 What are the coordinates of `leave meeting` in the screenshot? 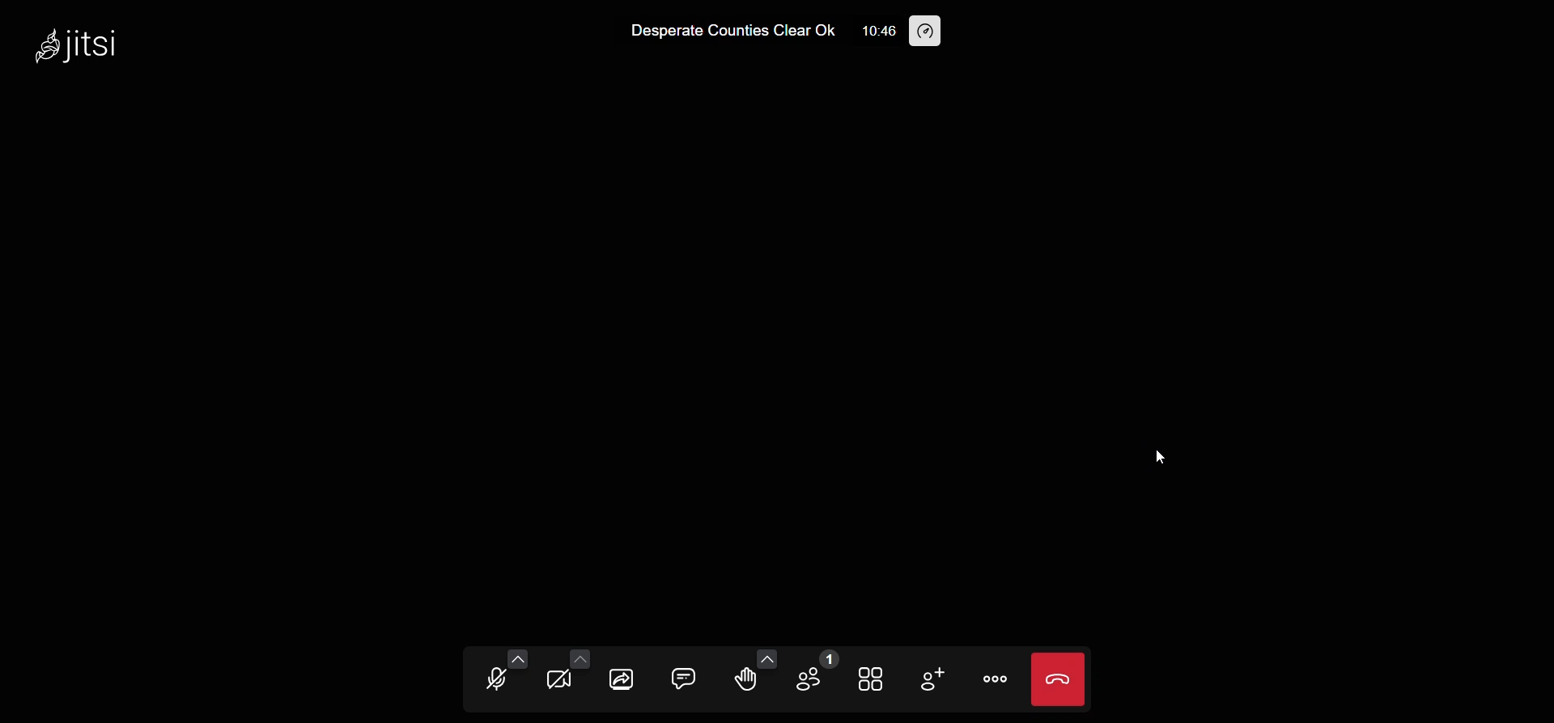 It's located at (1059, 679).